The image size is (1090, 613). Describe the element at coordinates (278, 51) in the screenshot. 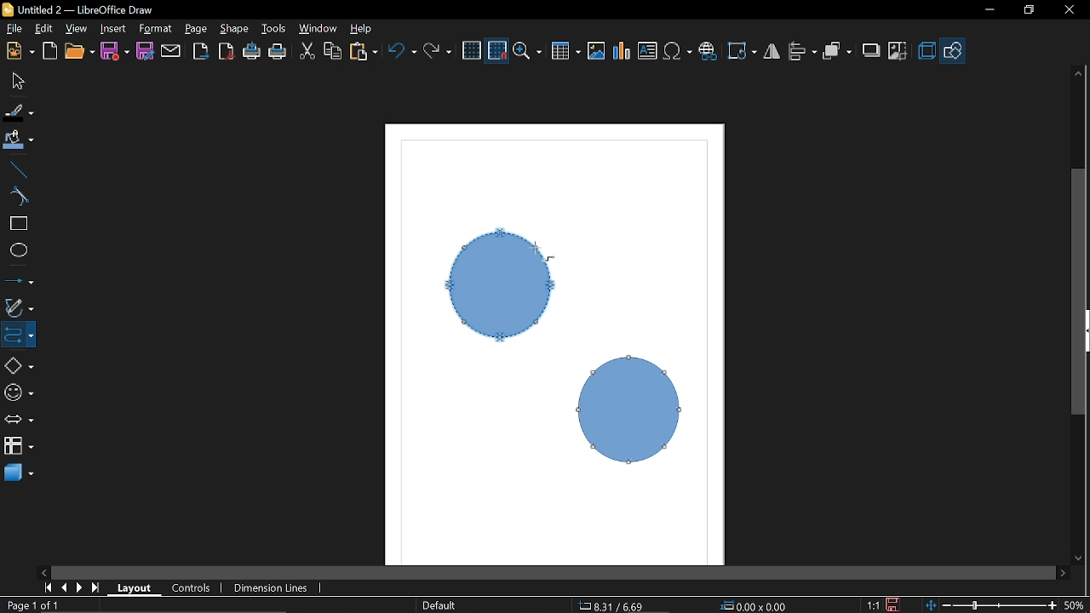

I see `Print` at that location.